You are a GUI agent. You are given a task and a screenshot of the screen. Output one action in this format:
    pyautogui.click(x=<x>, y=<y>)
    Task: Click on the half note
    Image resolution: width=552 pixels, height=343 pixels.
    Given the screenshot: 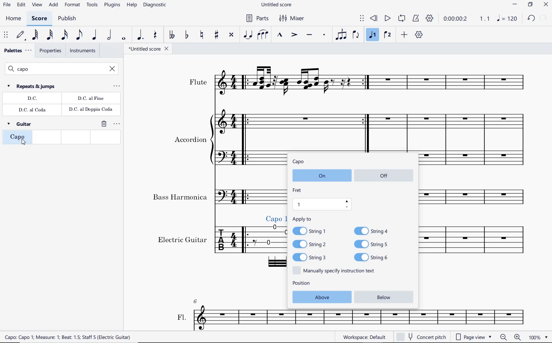 What is the action you would take?
    pyautogui.click(x=108, y=35)
    